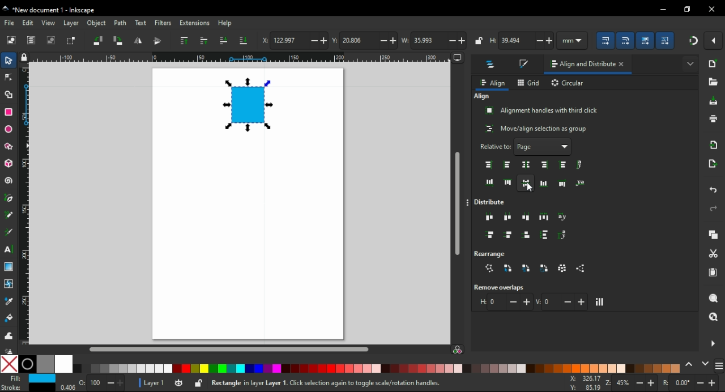 The width and height of the screenshot is (725, 392). Describe the element at coordinates (506, 165) in the screenshot. I see `align left edges` at that location.